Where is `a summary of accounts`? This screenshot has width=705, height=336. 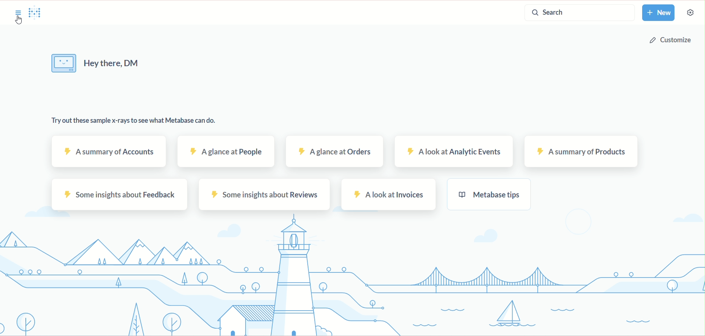 a summary of accounts is located at coordinates (108, 151).